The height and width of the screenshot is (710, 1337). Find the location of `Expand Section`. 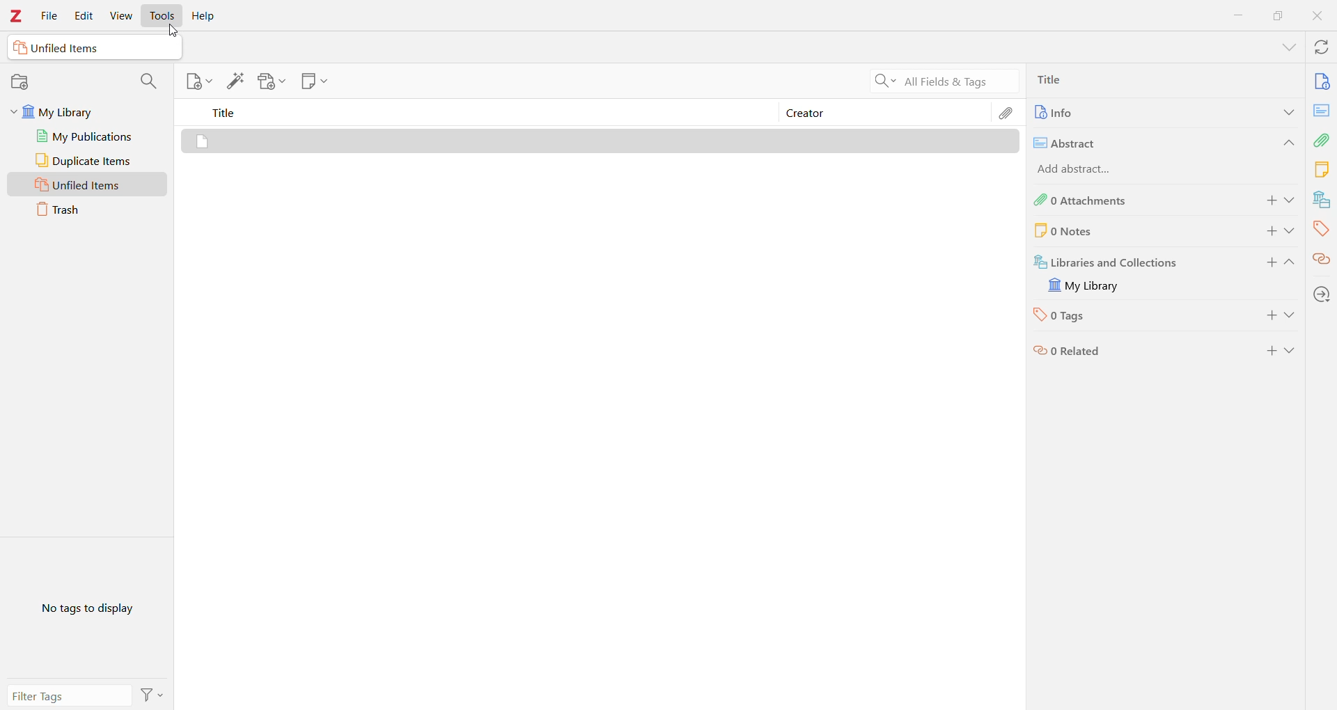

Expand Section is located at coordinates (1291, 352).